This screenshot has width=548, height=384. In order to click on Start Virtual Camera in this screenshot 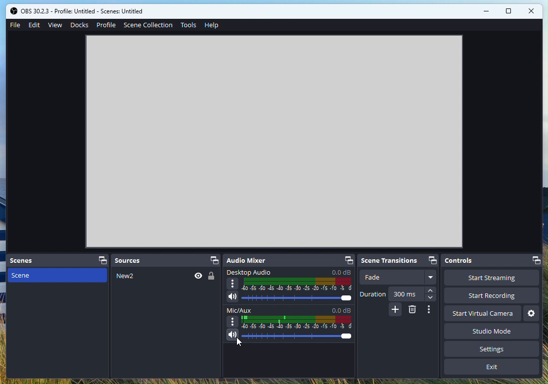, I will do `click(483, 314)`.